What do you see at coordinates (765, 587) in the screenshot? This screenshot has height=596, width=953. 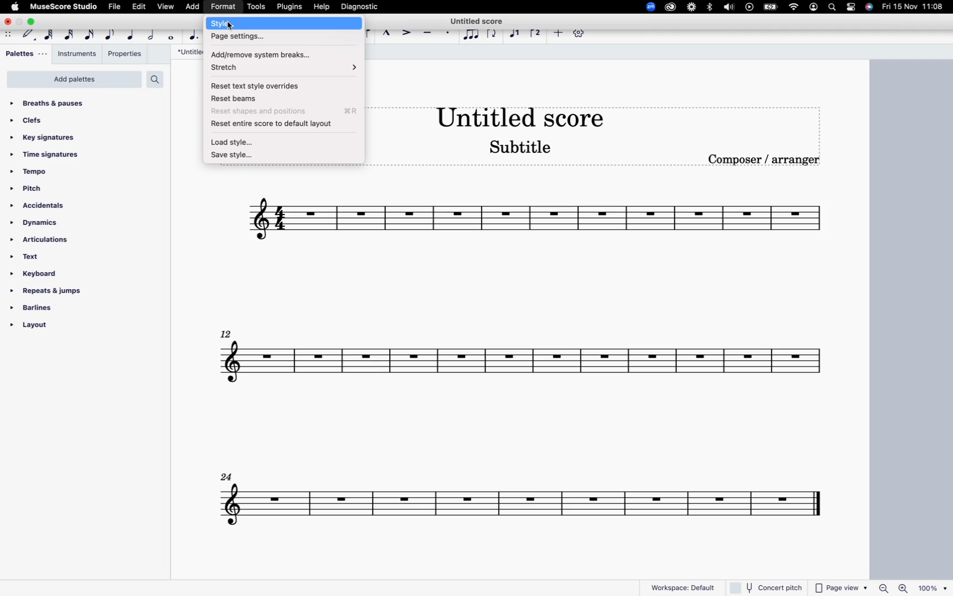 I see `concert pitch` at bounding box center [765, 587].